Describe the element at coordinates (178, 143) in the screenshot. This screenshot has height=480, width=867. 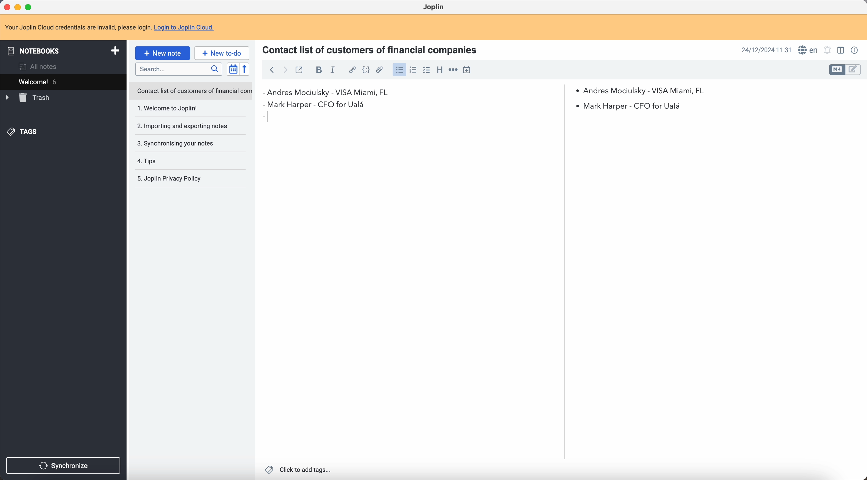
I see `3. Synchronising your notes` at that location.